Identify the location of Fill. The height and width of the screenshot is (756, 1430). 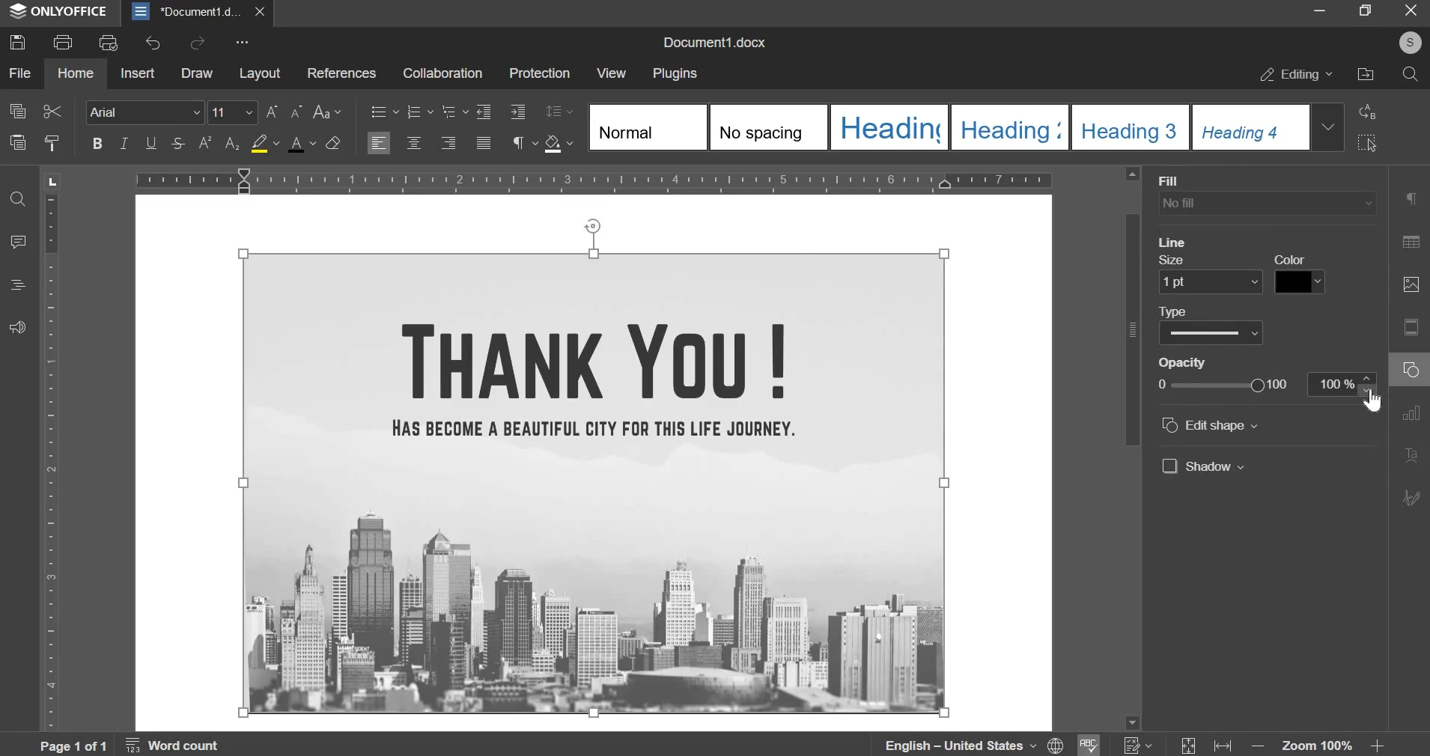
(1267, 195).